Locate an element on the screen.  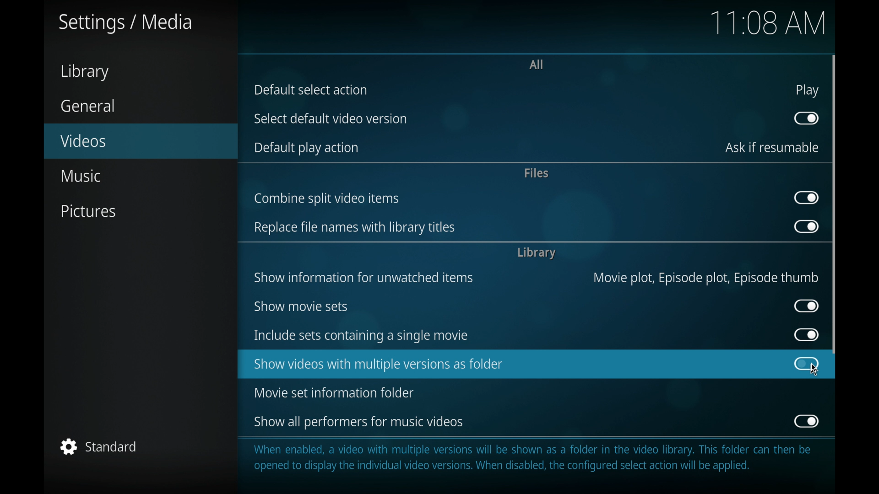
general is located at coordinates (88, 106).